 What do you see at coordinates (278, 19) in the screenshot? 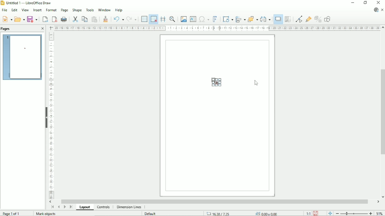
I see `Shadow` at bounding box center [278, 19].